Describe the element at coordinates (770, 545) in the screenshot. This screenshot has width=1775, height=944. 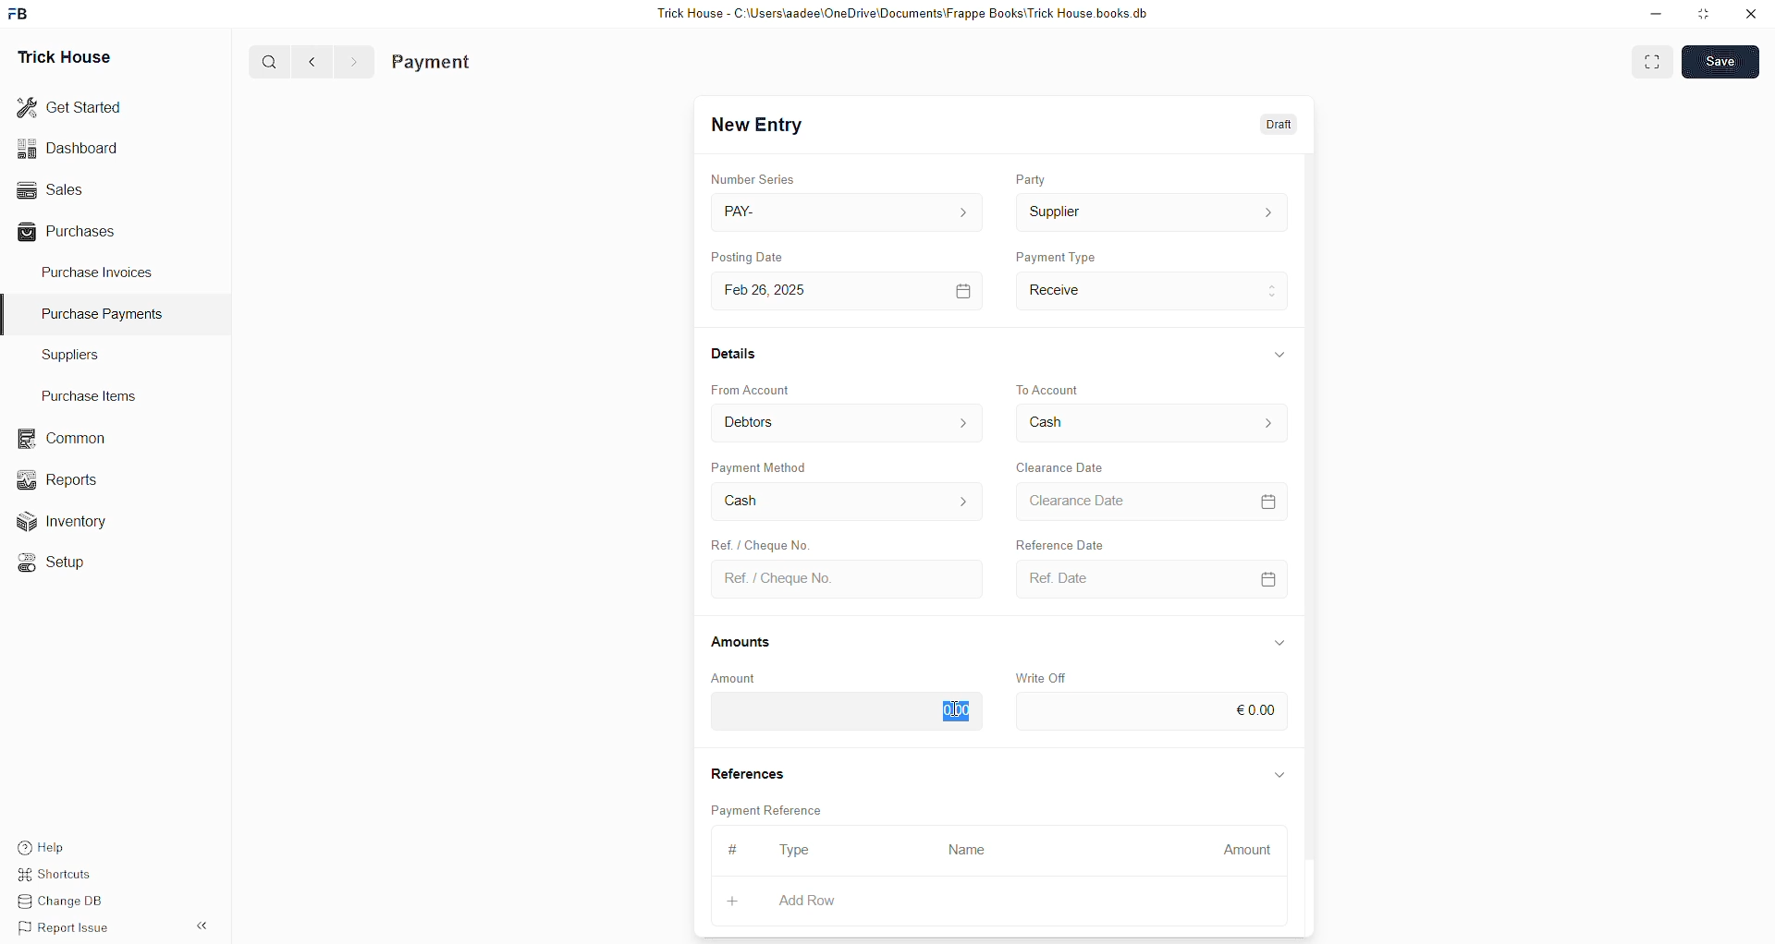
I see `Ref. / Cheque No.` at that location.